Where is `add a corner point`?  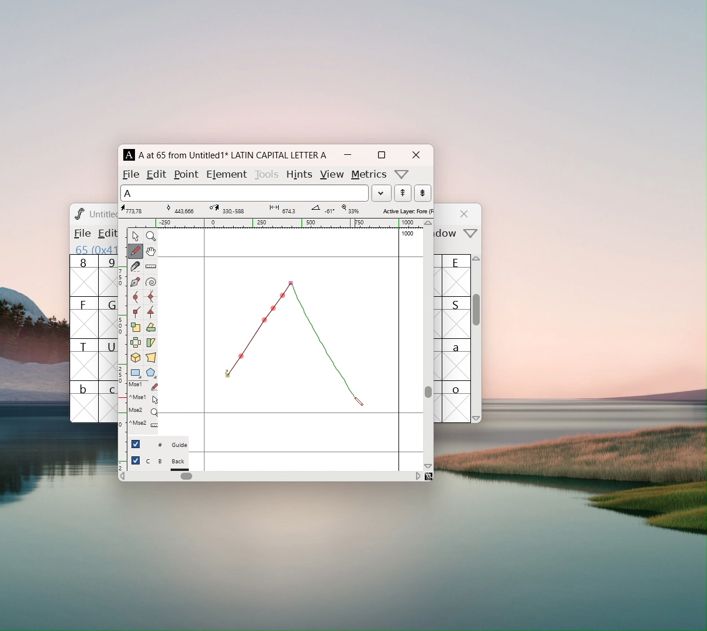
add a corner point is located at coordinates (135, 311).